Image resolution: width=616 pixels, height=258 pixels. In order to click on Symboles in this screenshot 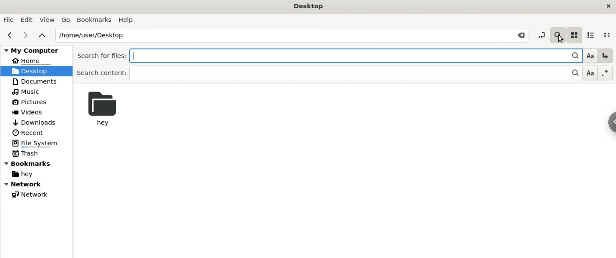, I will do `click(606, 73)`.